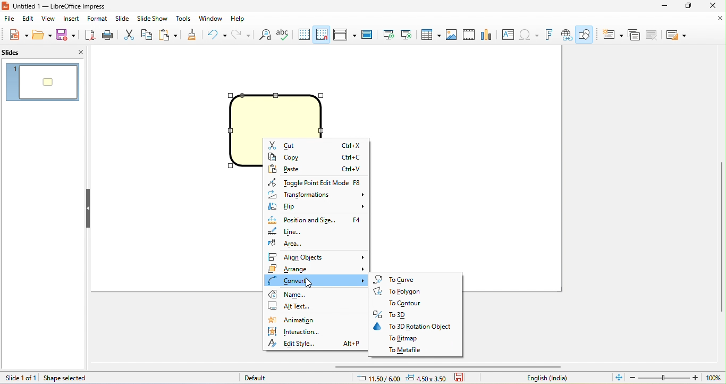  What do you see at coordinates (369, 35) in the screenshot?
I see `master slide` at bounding box center [369, 35].